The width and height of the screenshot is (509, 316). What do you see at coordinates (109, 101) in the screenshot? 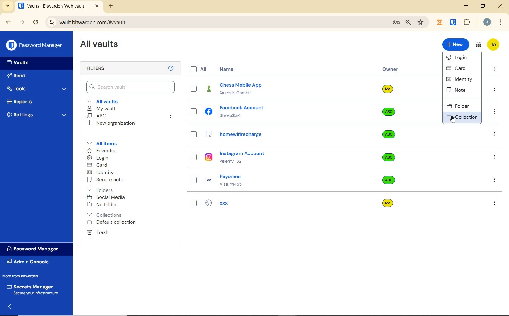
I see `All vaults` at bounding box center [109, 101].